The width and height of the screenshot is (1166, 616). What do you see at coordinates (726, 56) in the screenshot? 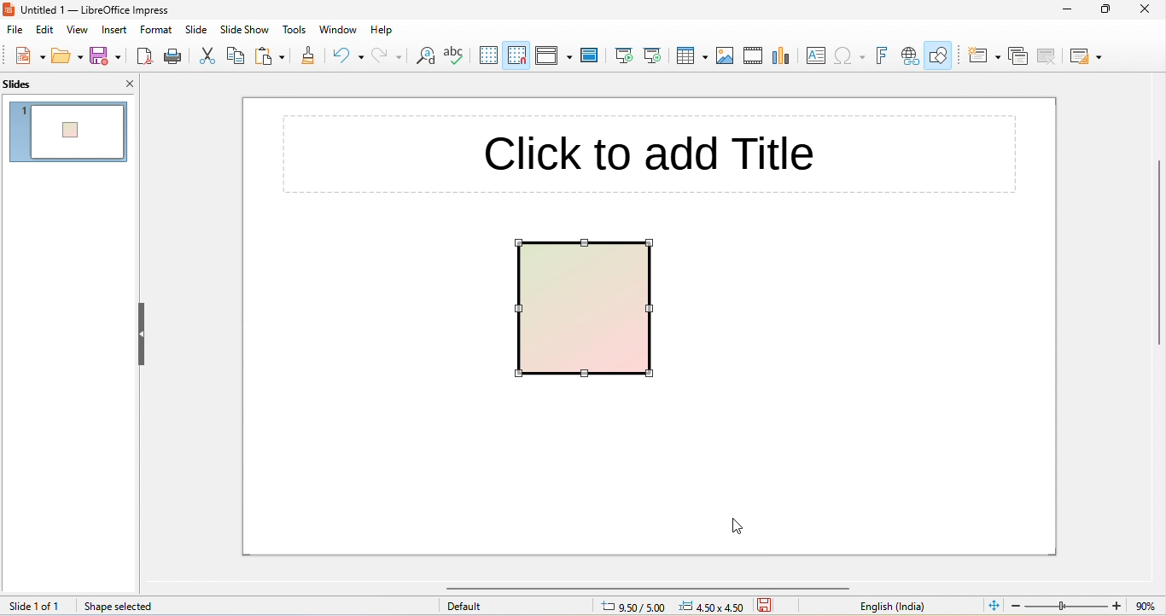
I see `image` at bounding box center [726, 56].